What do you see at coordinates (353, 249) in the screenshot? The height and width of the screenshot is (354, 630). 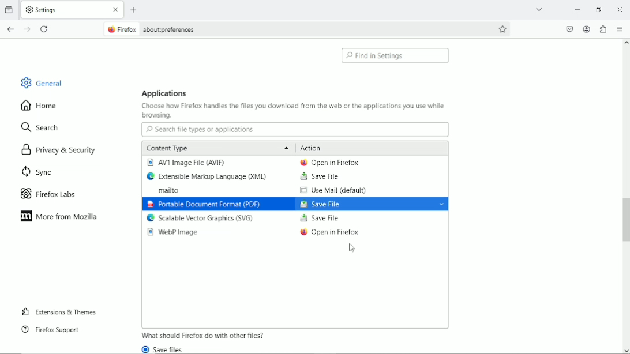 I see `Cursor` at bounding box center [353, 249].